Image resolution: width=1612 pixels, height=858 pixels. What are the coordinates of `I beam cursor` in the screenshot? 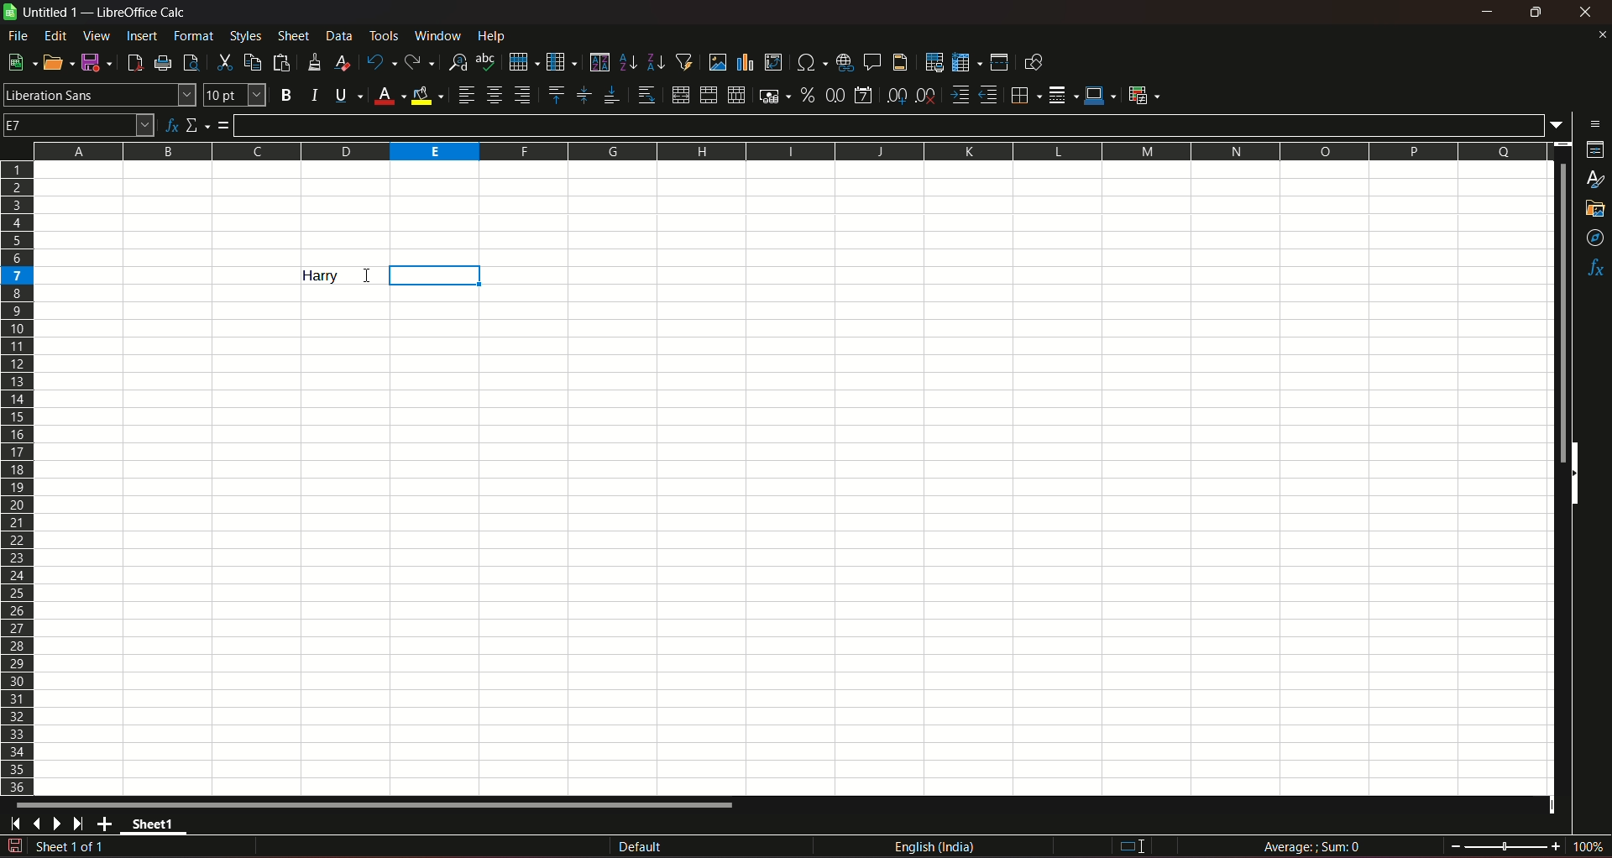 It's located at (1133, 847).